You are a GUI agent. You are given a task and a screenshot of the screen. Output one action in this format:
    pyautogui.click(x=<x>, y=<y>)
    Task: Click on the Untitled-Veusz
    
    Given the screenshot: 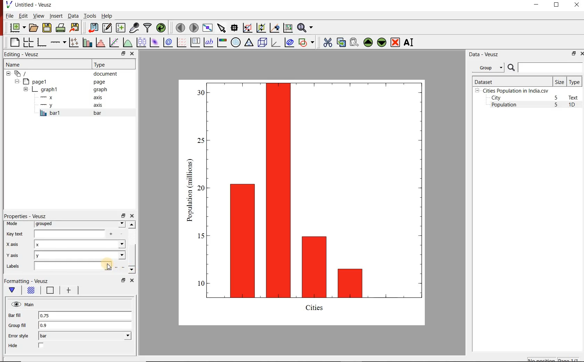 What is the action you would take?
    pyautogui.click(x=30, y=5)
    